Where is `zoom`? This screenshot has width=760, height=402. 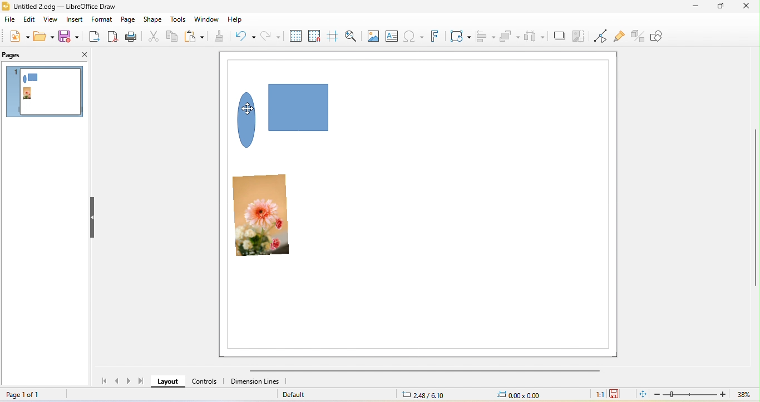
zoom is located at coordinates (704, 395).